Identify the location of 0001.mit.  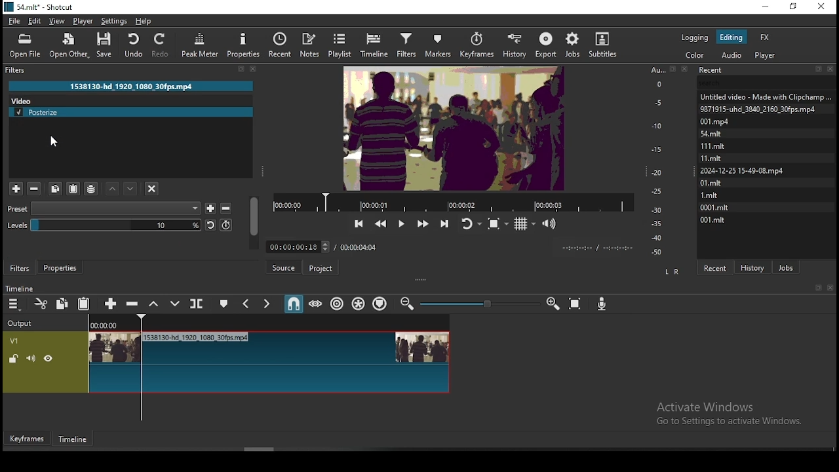
(717, 206).